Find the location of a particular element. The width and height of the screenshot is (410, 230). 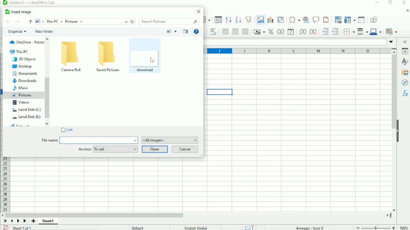

Camera Roll is located at coordinates (71, 57).